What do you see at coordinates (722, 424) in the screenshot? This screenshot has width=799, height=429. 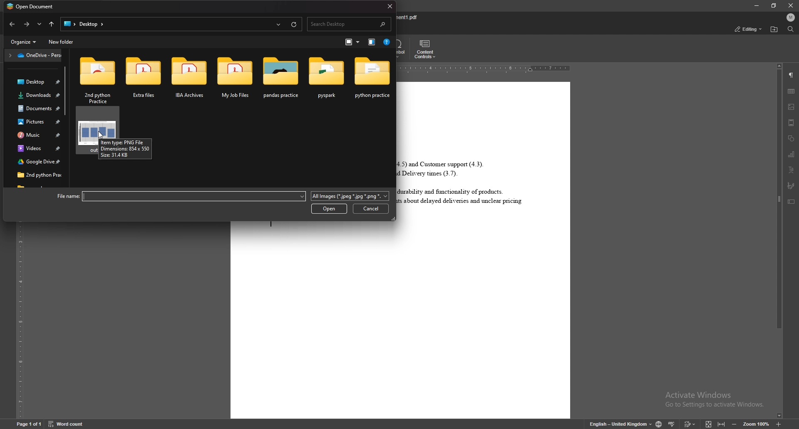 I see `fit to width` at bounding box center [722, 424].